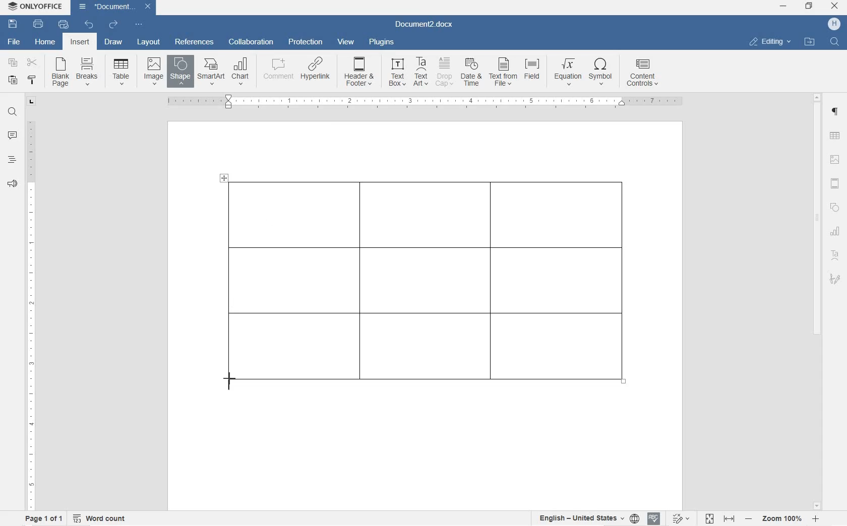  What do you see at coordinates (504, 73) in the screenshot?
I see `TEXT FROM FILE` at bounding box center [504, 73].